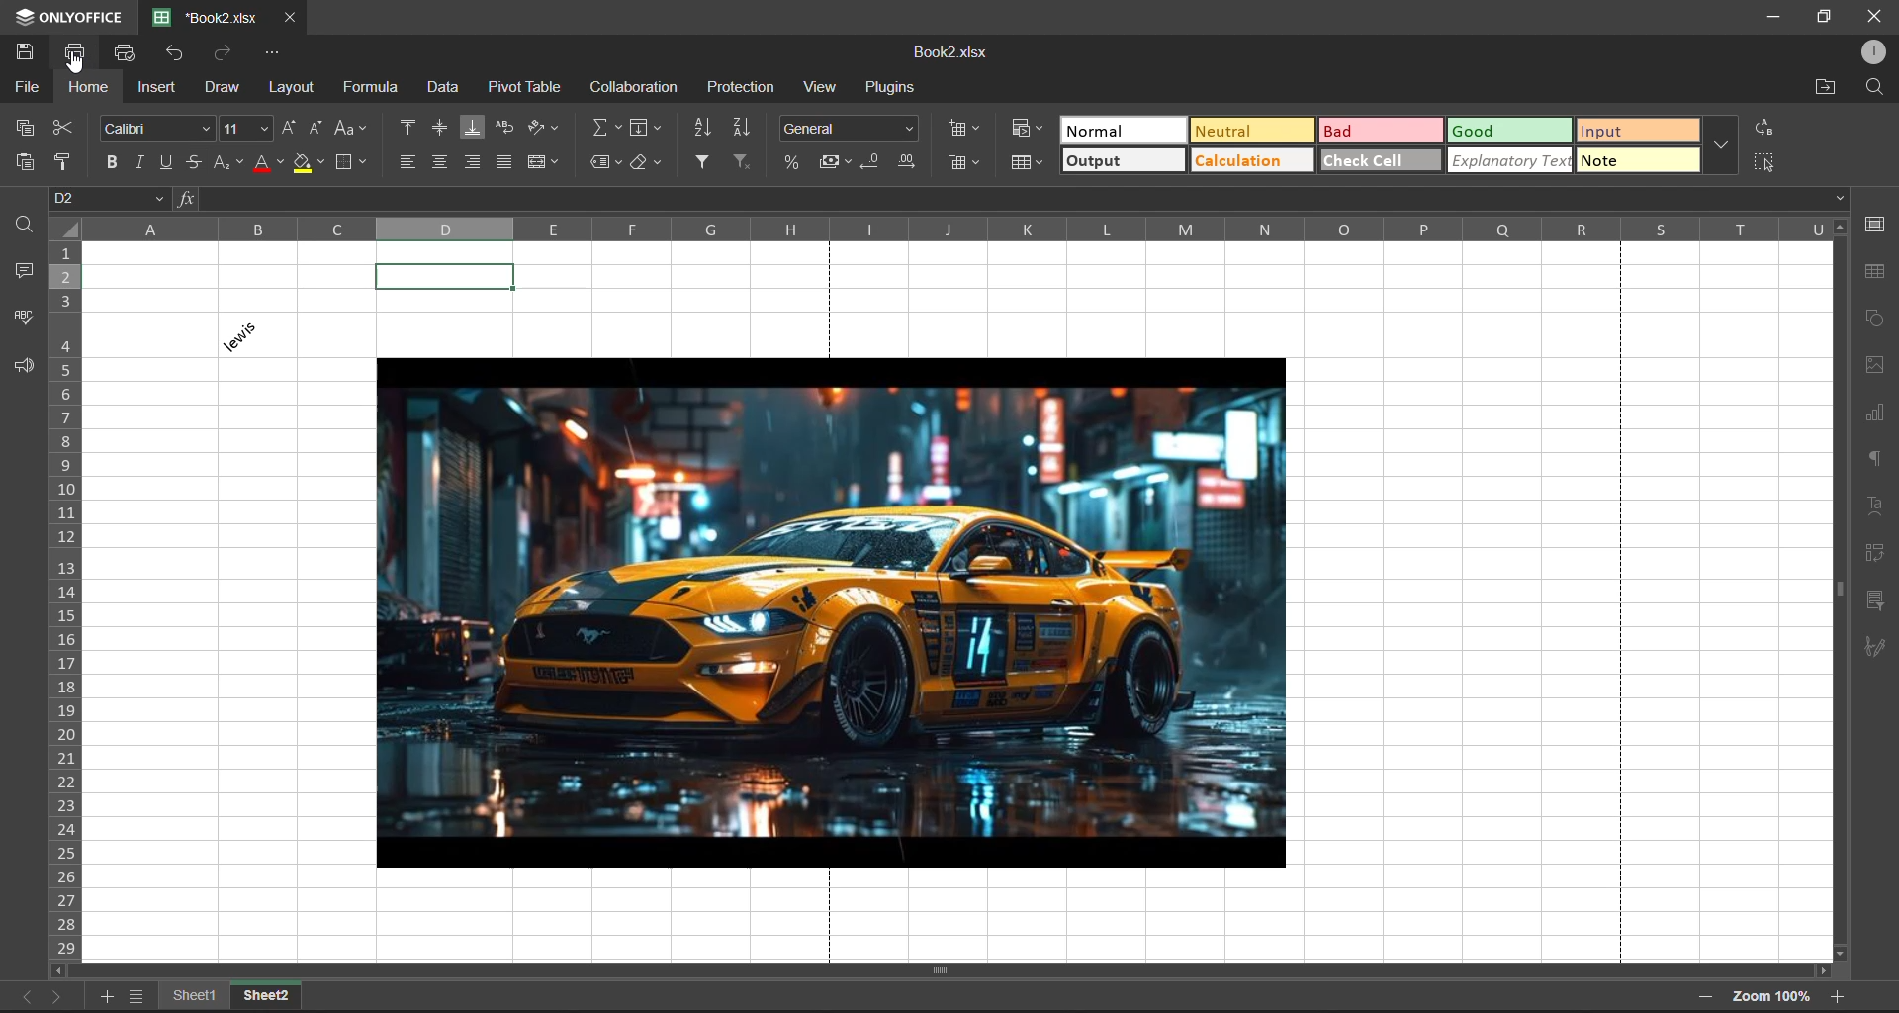  What do you see at coordinates (1876, 86) in the screenshot?
I see `find` at bounding box center [1876, 86].